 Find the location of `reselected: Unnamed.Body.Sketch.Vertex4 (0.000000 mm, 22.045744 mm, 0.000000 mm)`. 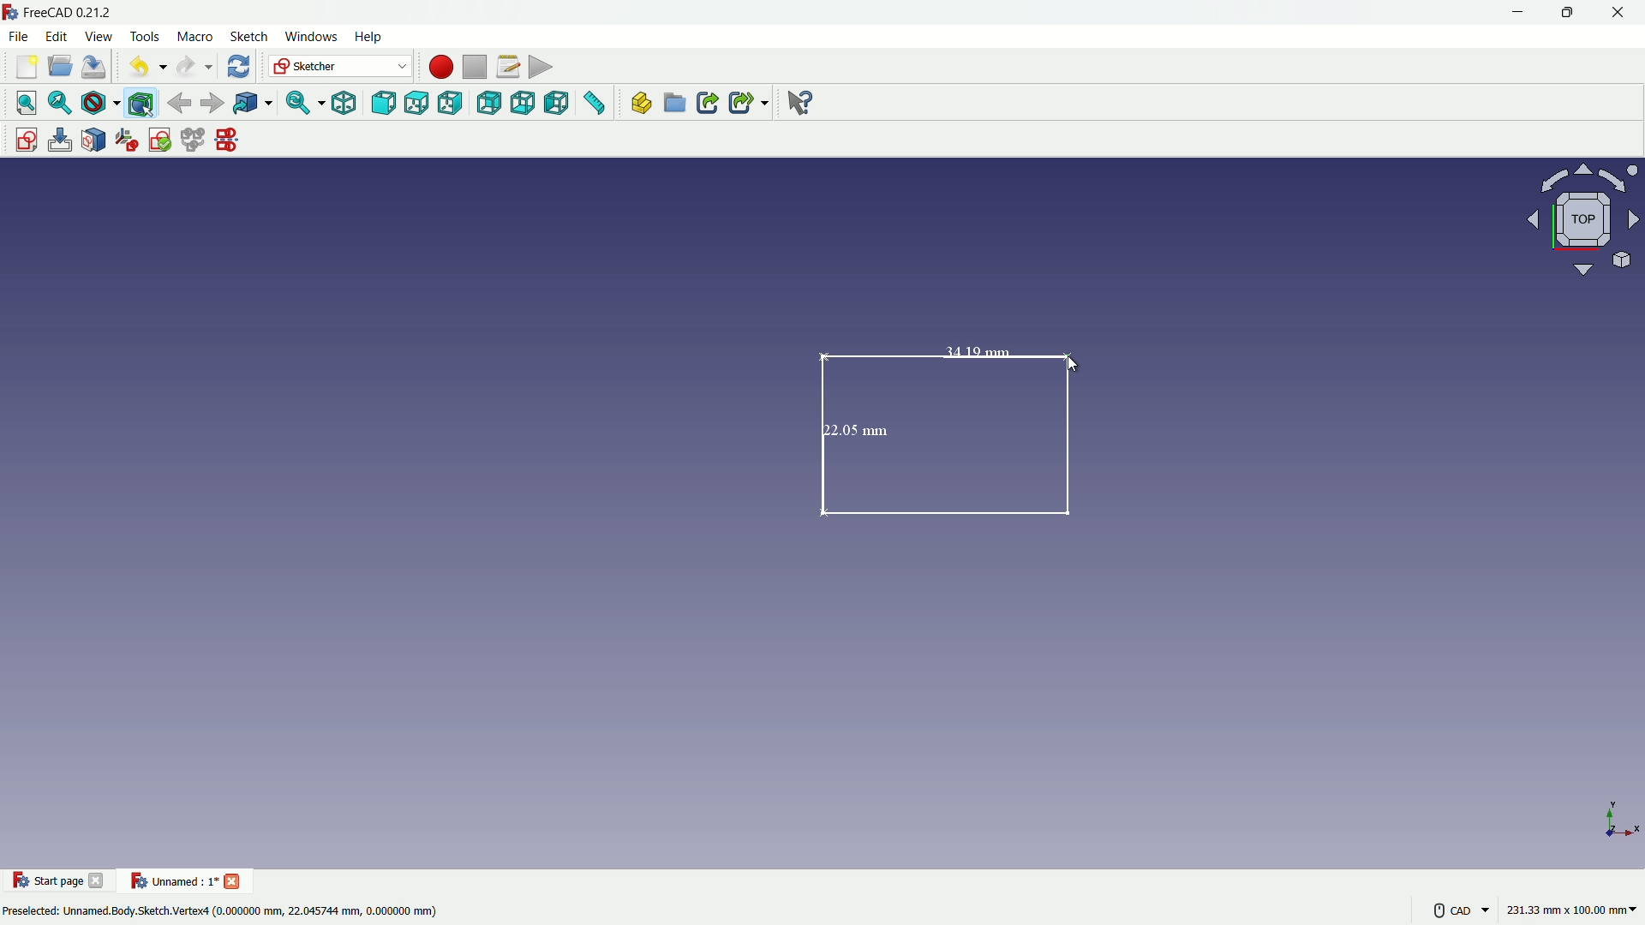

reselected: Unnamed.Body.Sketch.Vertex4 (0.000000 mm, 22.045744 mm, 0.000000 mm) is located at coordinates (220, 912).